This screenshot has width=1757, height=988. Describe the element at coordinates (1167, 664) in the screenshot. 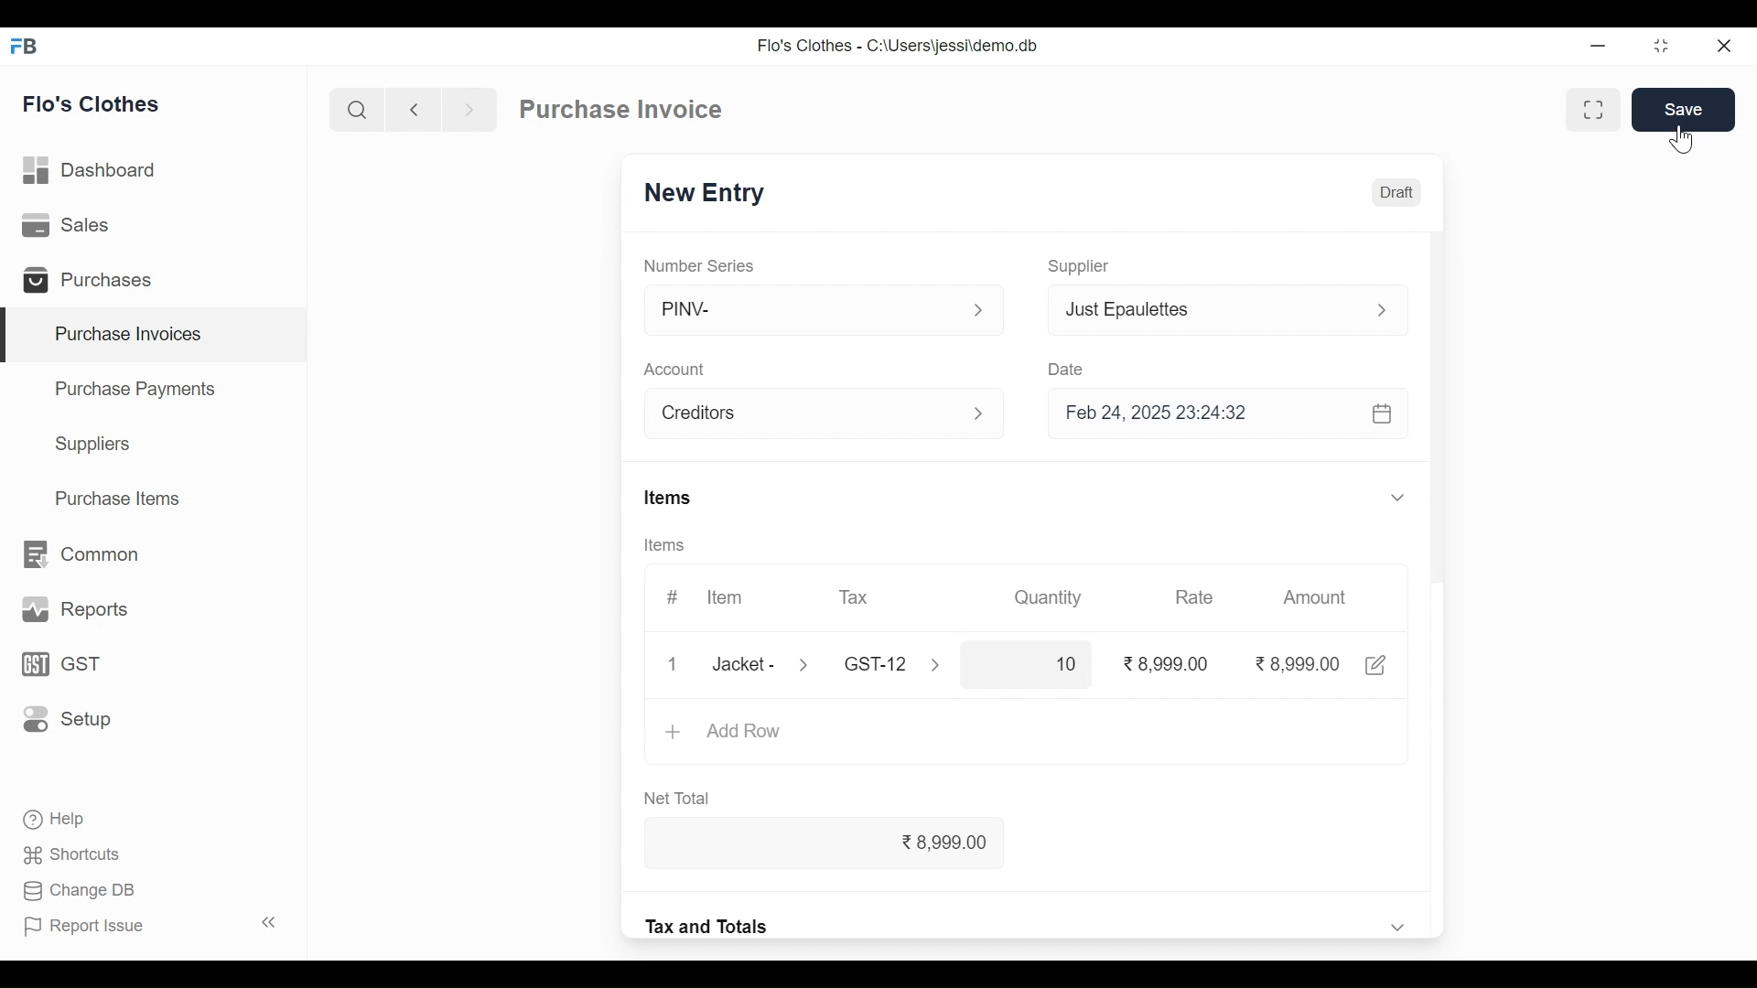

I see `8,999.00` at that location.